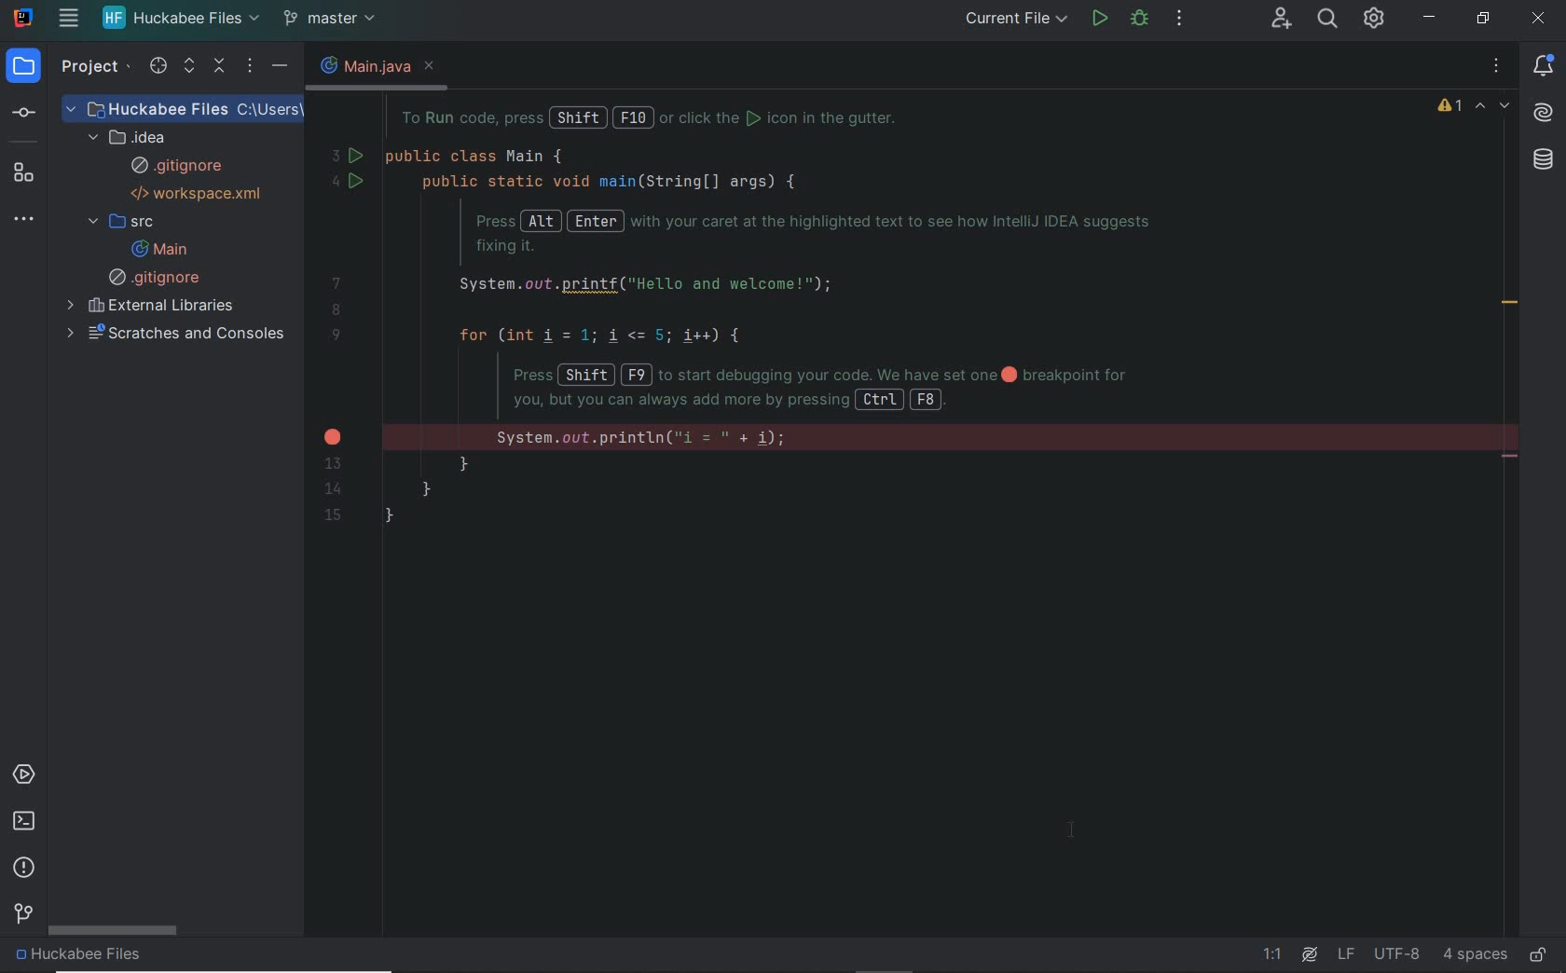  What do you see at coordinates (158, 249) in the screenshot?
I see `main` at bounding box center [158, 249].